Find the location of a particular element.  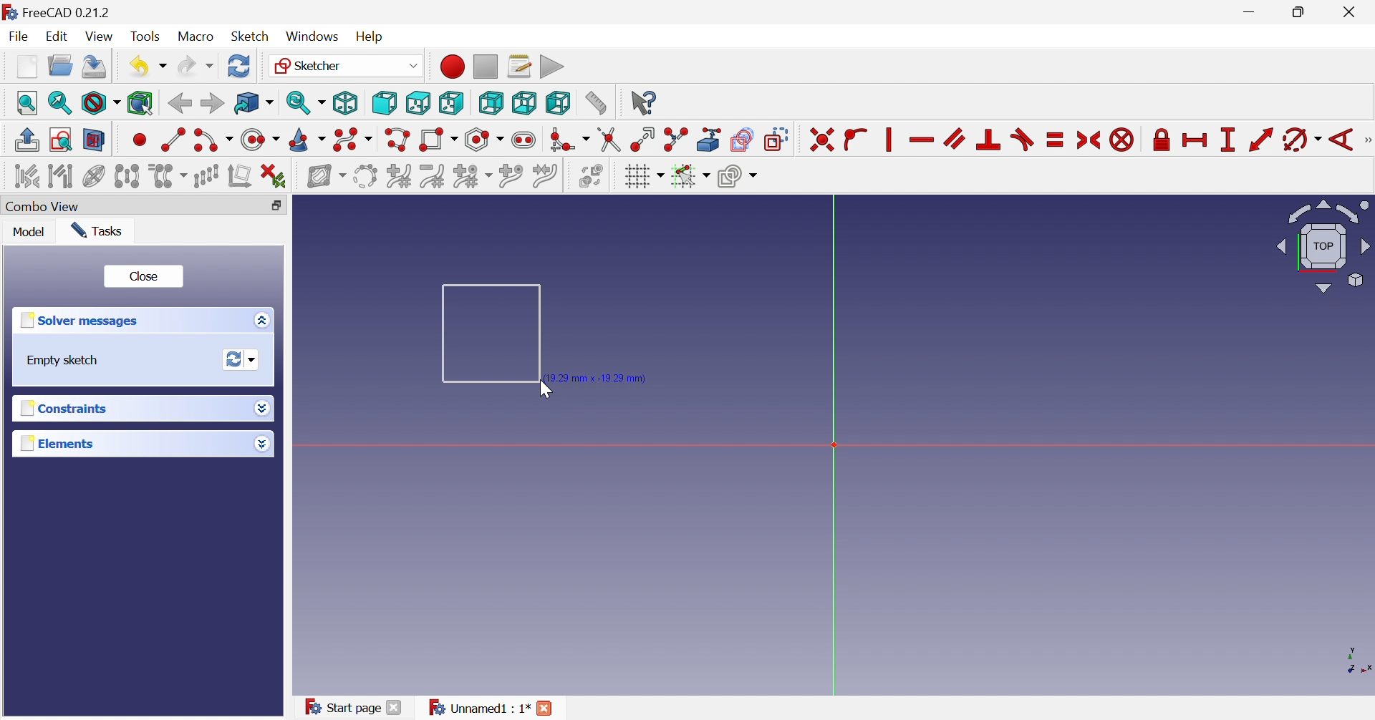

Constrain equal is located at coordinates (1056, 140).